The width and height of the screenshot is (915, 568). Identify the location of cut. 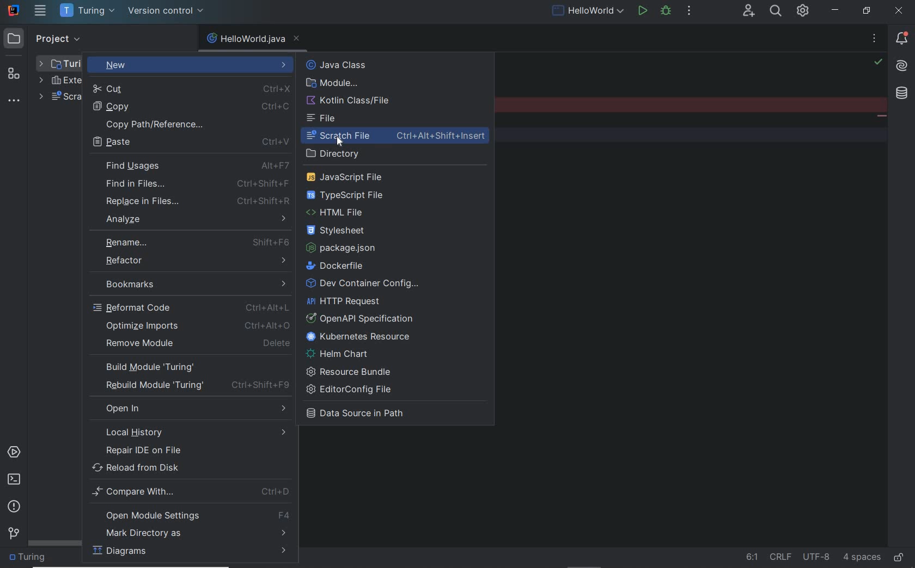
(189, 89).